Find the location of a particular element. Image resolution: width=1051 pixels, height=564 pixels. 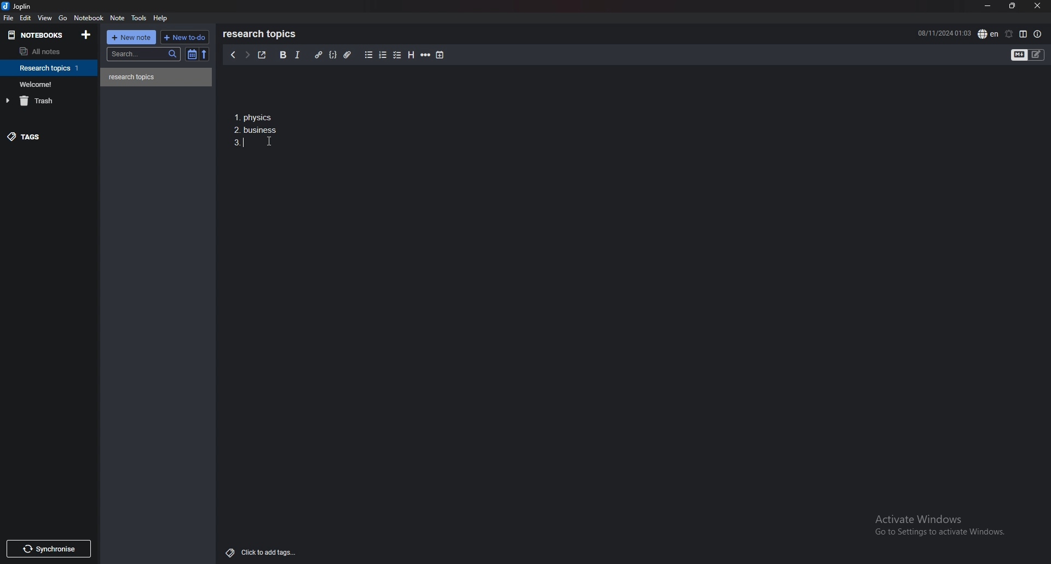

Synchronise is located at coordinates (51, 548).